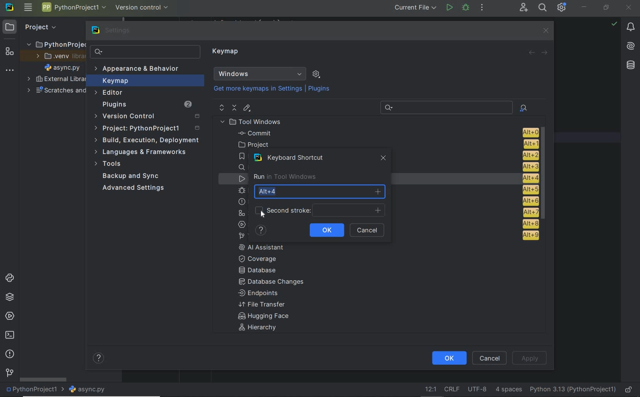 This screenshot has height=397, width=640. What do you see at coordinates (529, 237) in the screenshot?
I see `alt + 9` at bounding box center [529, 237].